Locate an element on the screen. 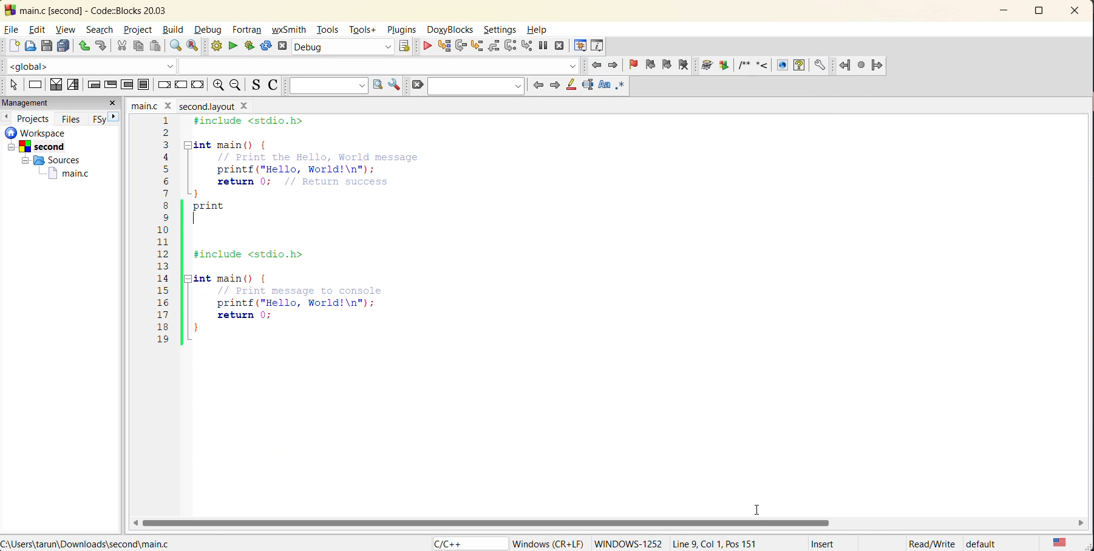 Image resolution: width=1094 pixels, height=551 pixels. close is located at coordinates (1078, 10).